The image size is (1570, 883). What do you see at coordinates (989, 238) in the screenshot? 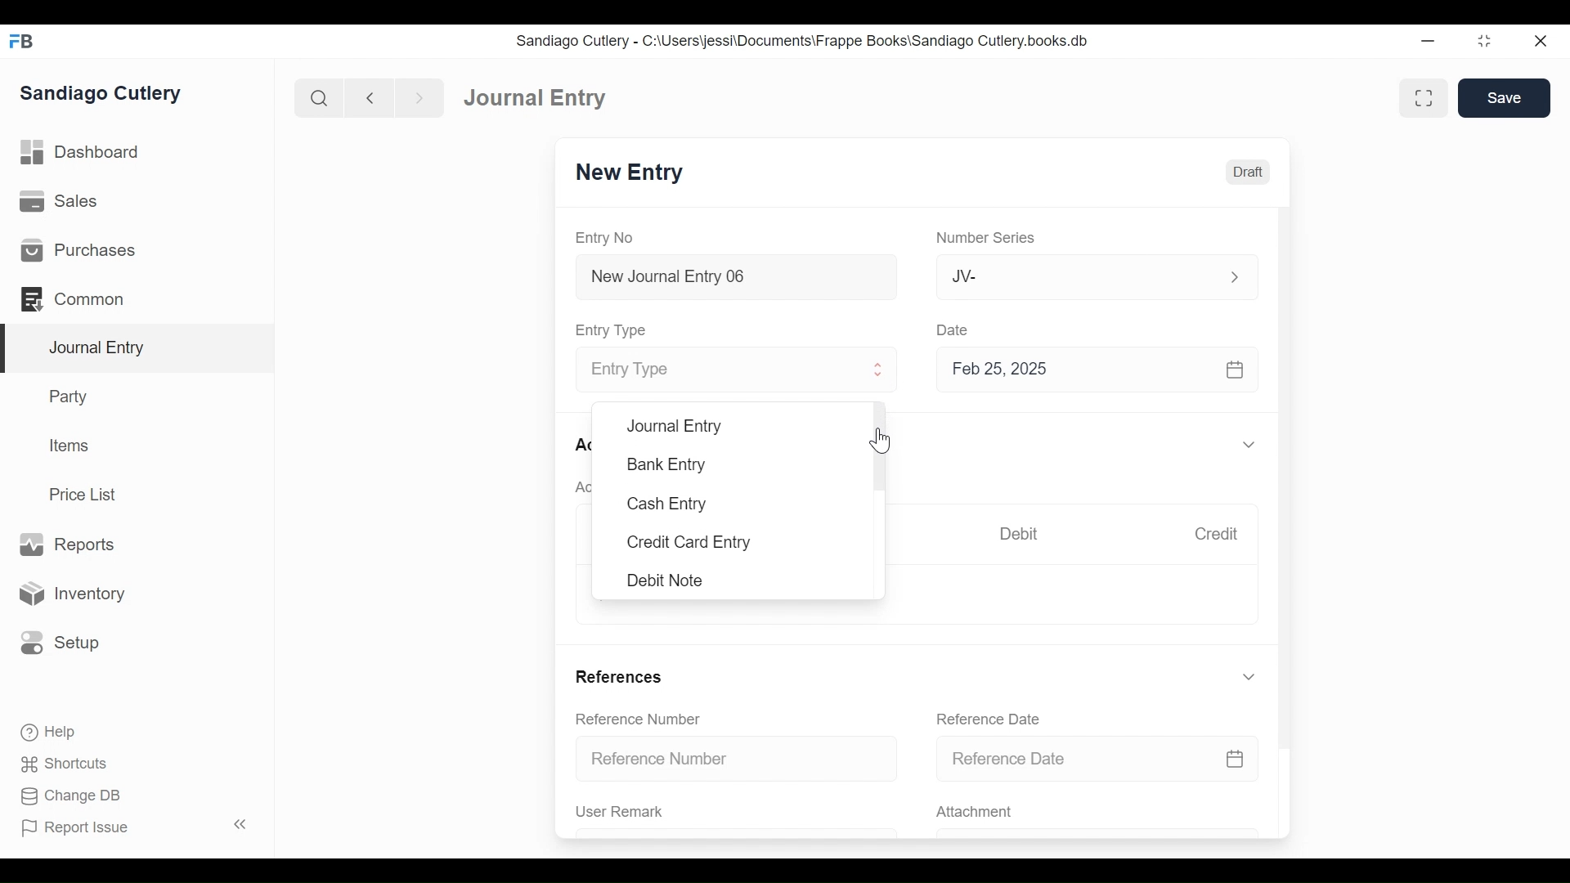
I see `Number Series` at bounding box center [989, 238].